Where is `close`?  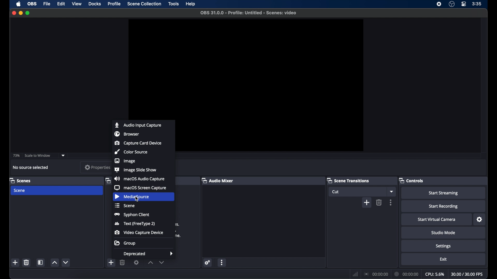 close is located at coordinates (14, 13).